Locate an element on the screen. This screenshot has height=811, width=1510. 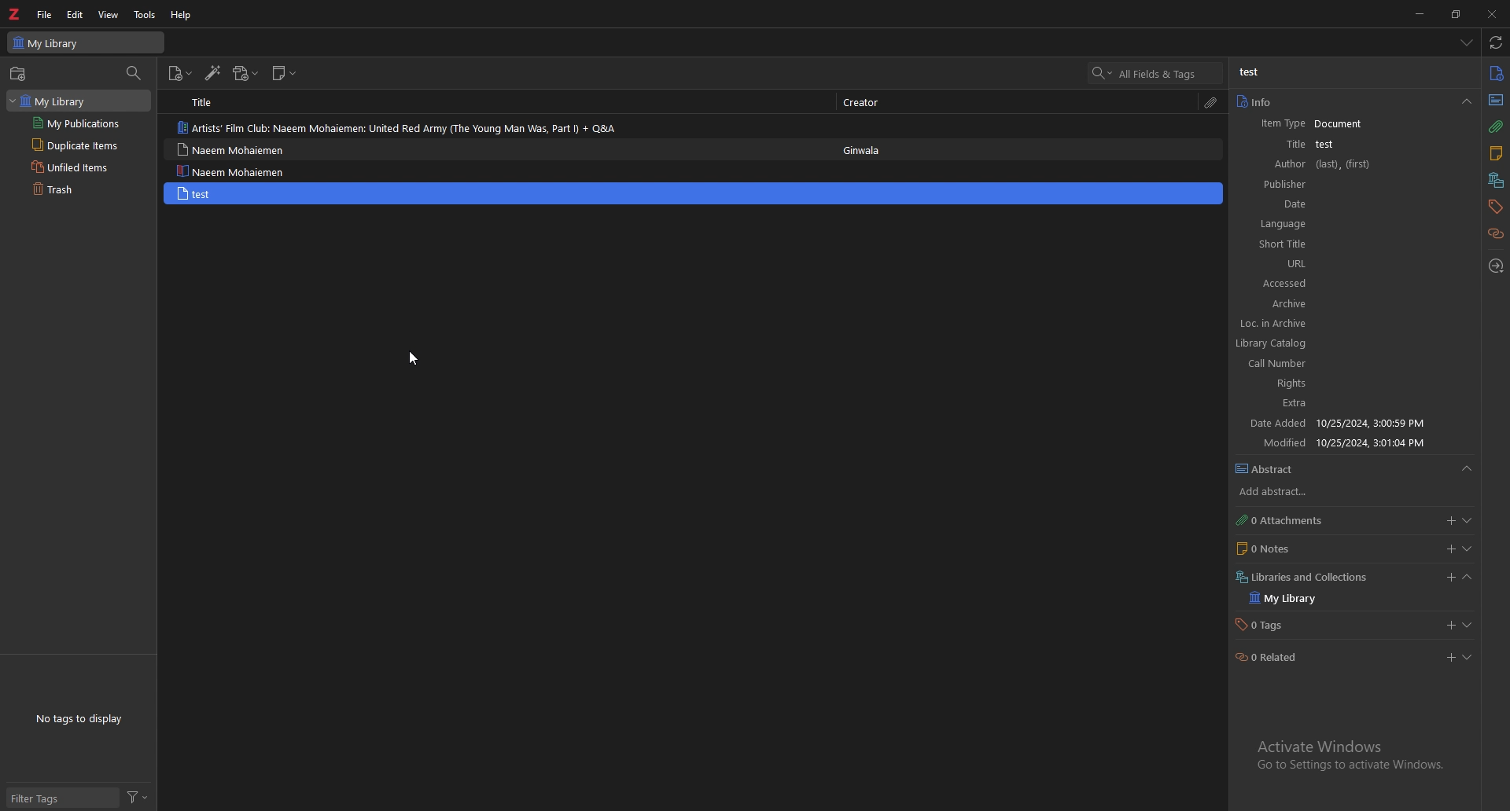
Author is located at coordinates (1330, 164).